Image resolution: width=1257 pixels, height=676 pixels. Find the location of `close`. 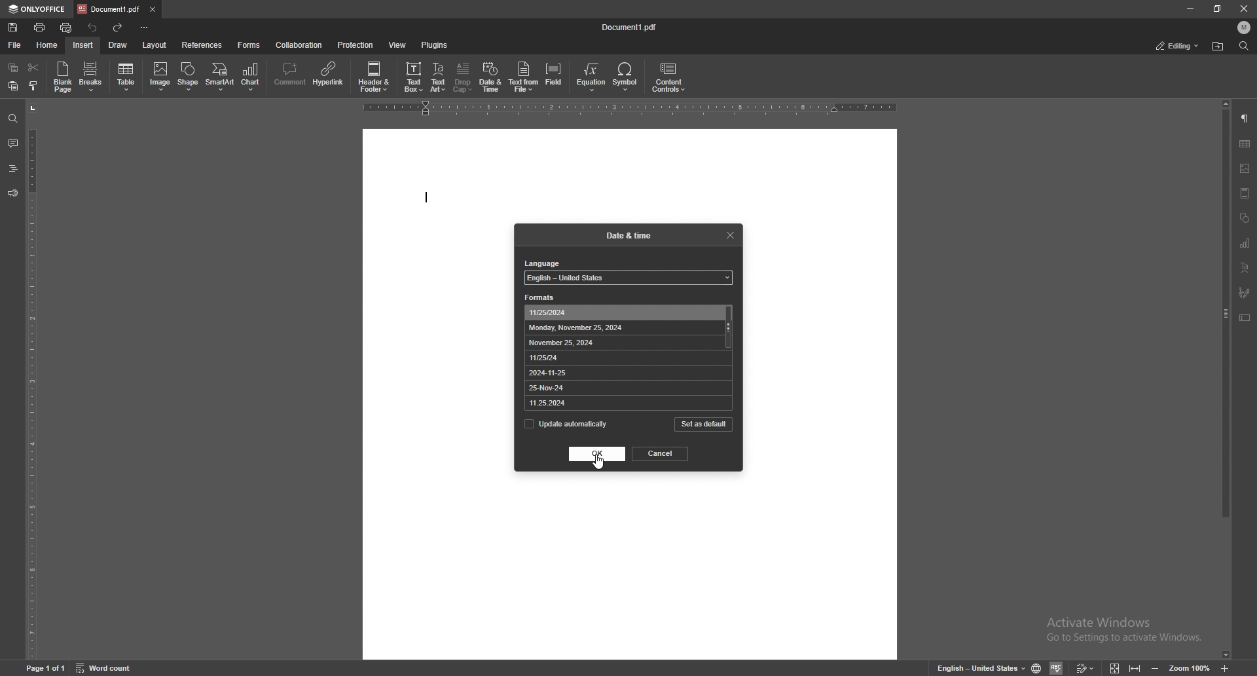

close is located at coordinates (1243, 9).